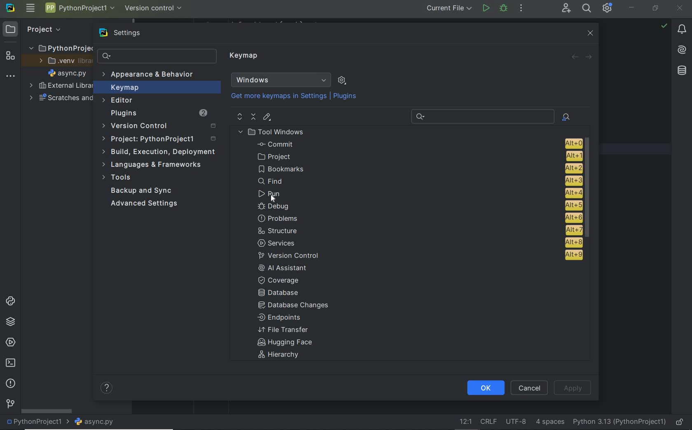  What do you see at coordinates (346, 96) in the screenshot?
I see `Plugins` at bounding box center [346, 96].